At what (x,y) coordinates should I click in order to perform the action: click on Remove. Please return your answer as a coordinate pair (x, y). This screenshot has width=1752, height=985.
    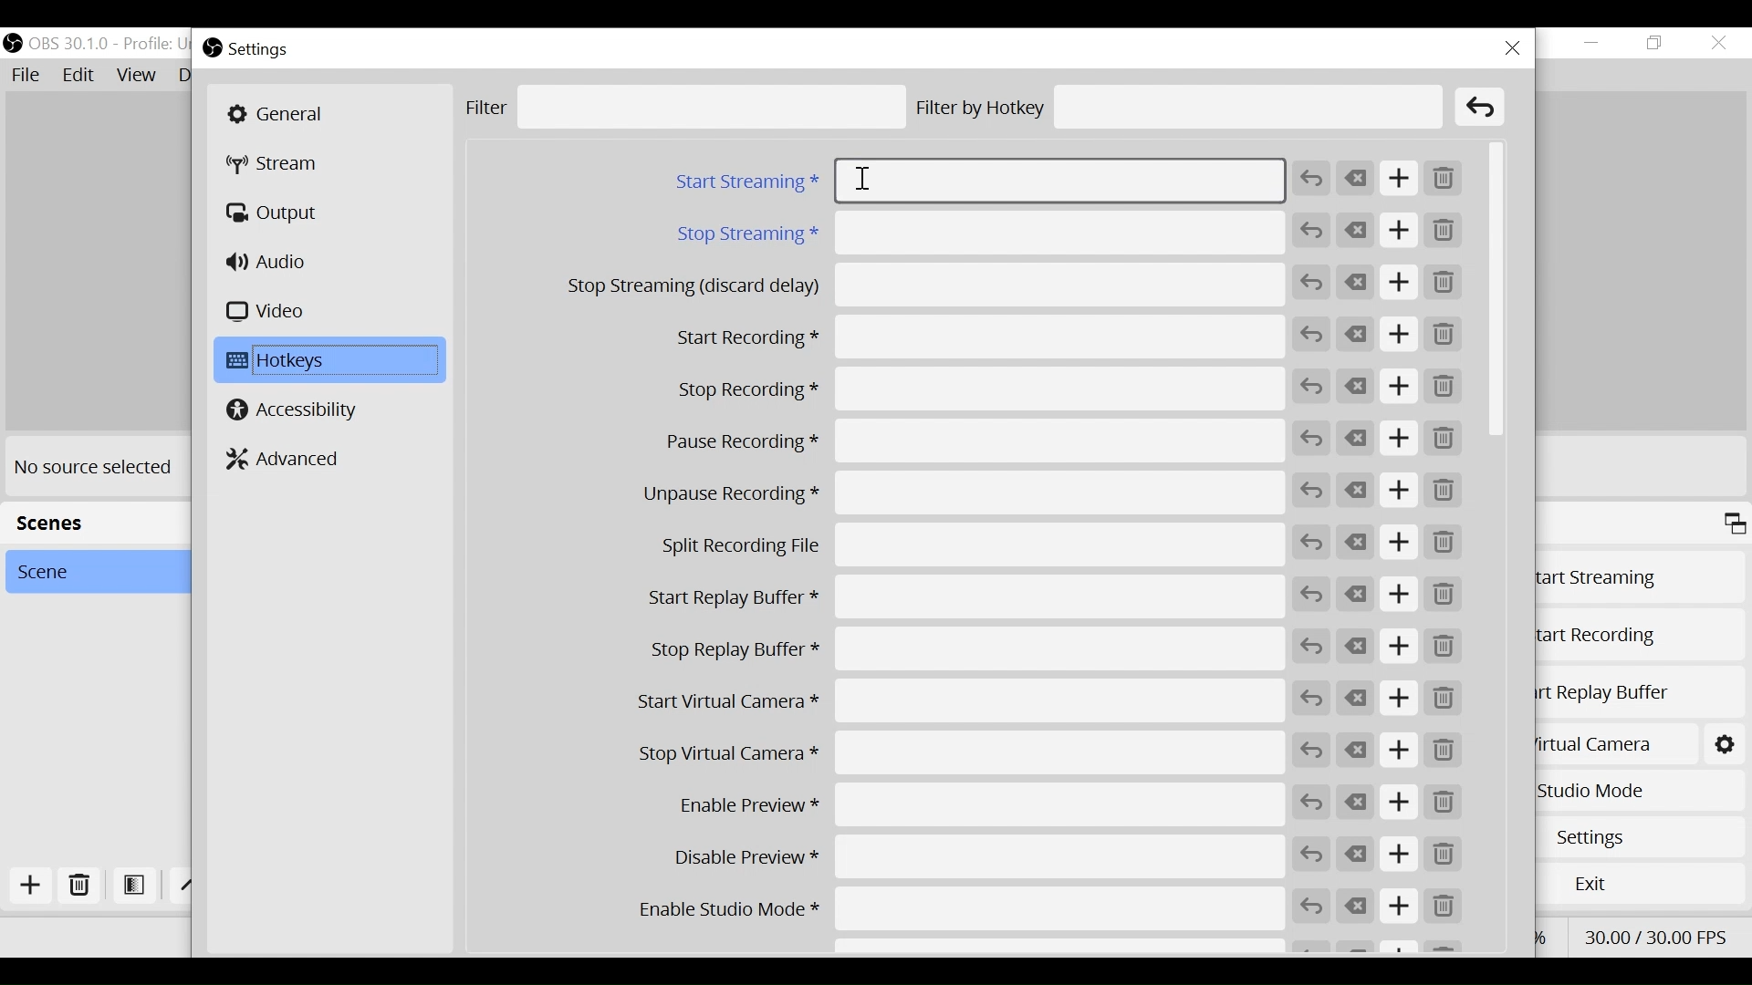
    Looking at the image, I should click on (1444, 700).